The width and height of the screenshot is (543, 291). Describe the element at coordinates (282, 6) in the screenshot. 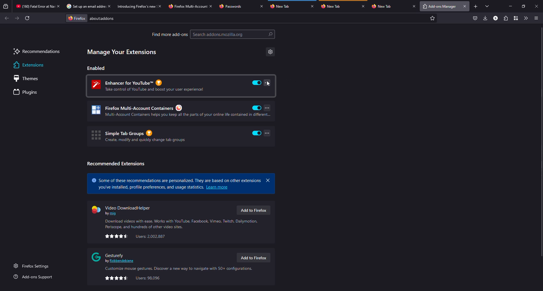

I see `tab` at that location.